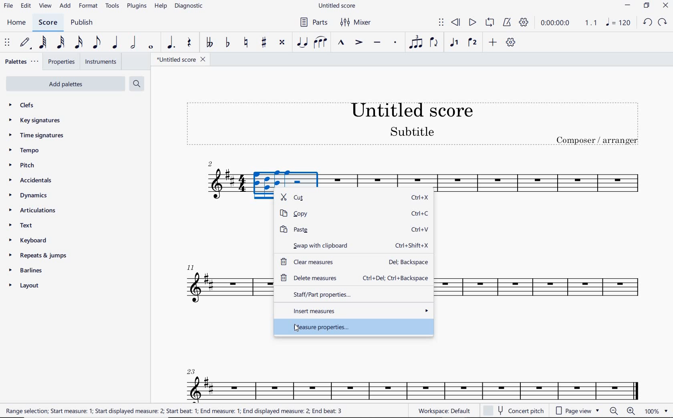 The height and width of the screenshot is (418, 673). What do you see at coordinates (621, 410) in the screenshot?
I see `zoom in or zoom out` at bounding box center [621, 410].